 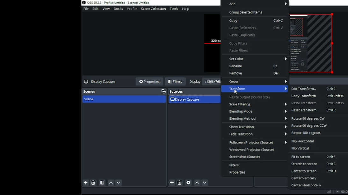 What do you see at coordinates (241, 172) in the screenshot?
I see `Properties` at bounding box center [241, 172].